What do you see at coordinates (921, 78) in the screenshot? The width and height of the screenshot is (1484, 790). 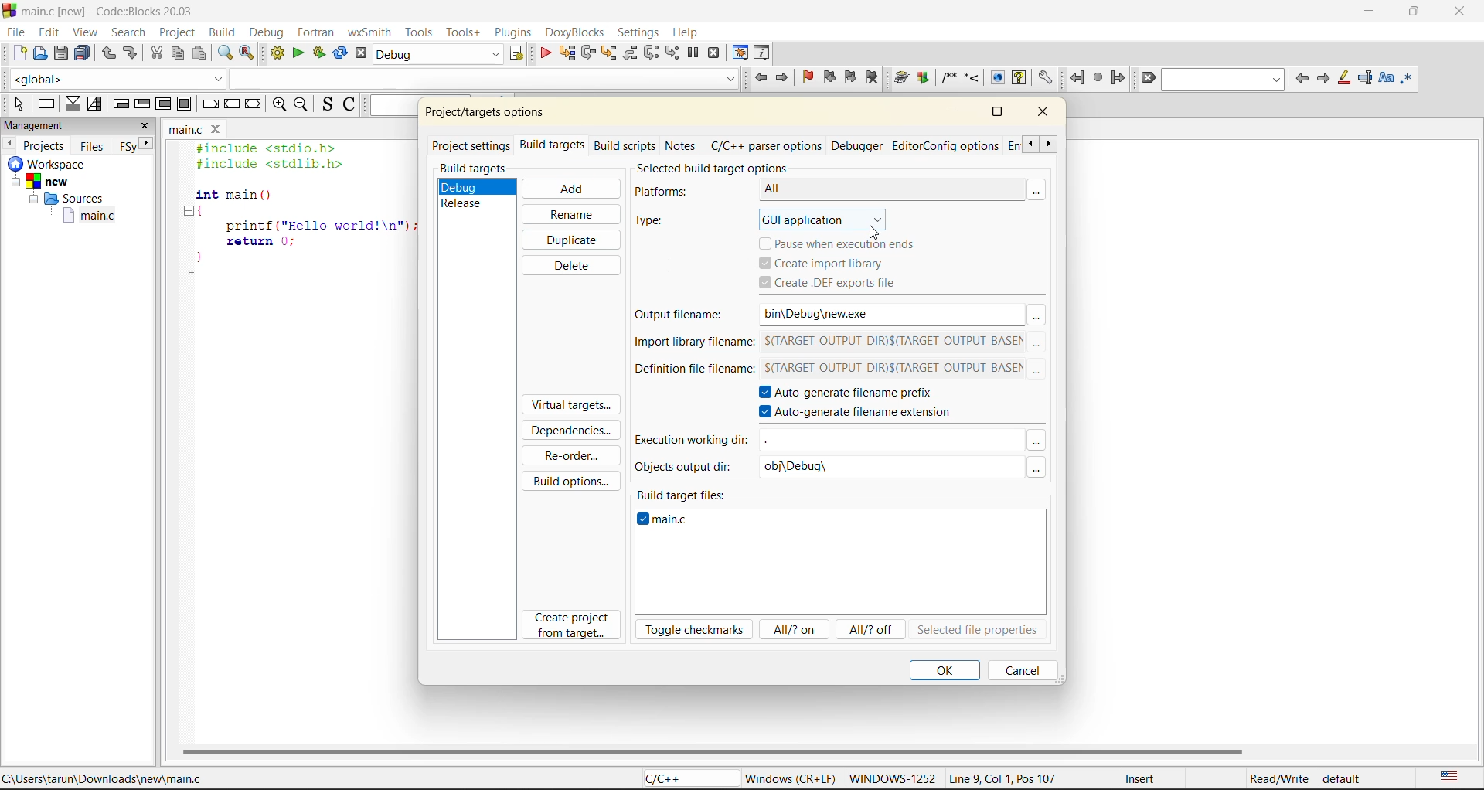 I see `Extract documentation for the current project` at bounding box center [921, 78].